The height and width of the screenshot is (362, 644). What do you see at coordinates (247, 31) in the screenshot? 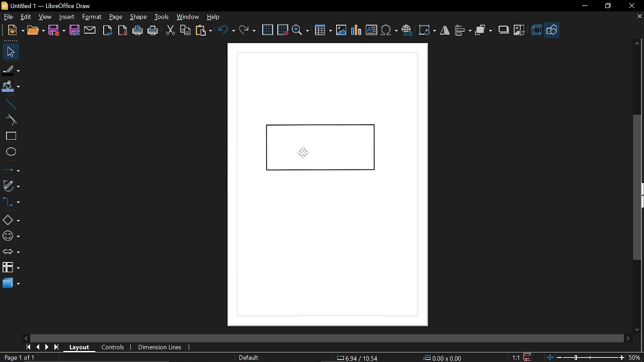
I see `redo` at bounding box center [247, 31].